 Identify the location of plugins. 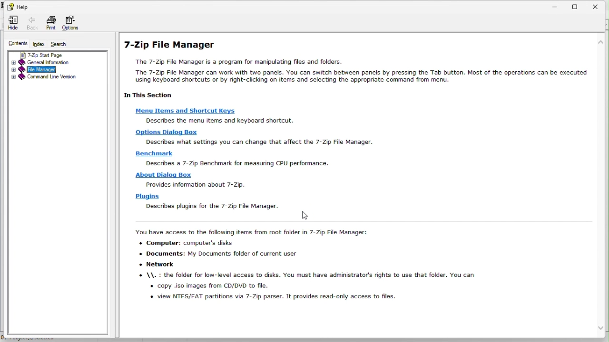
(152, 198).